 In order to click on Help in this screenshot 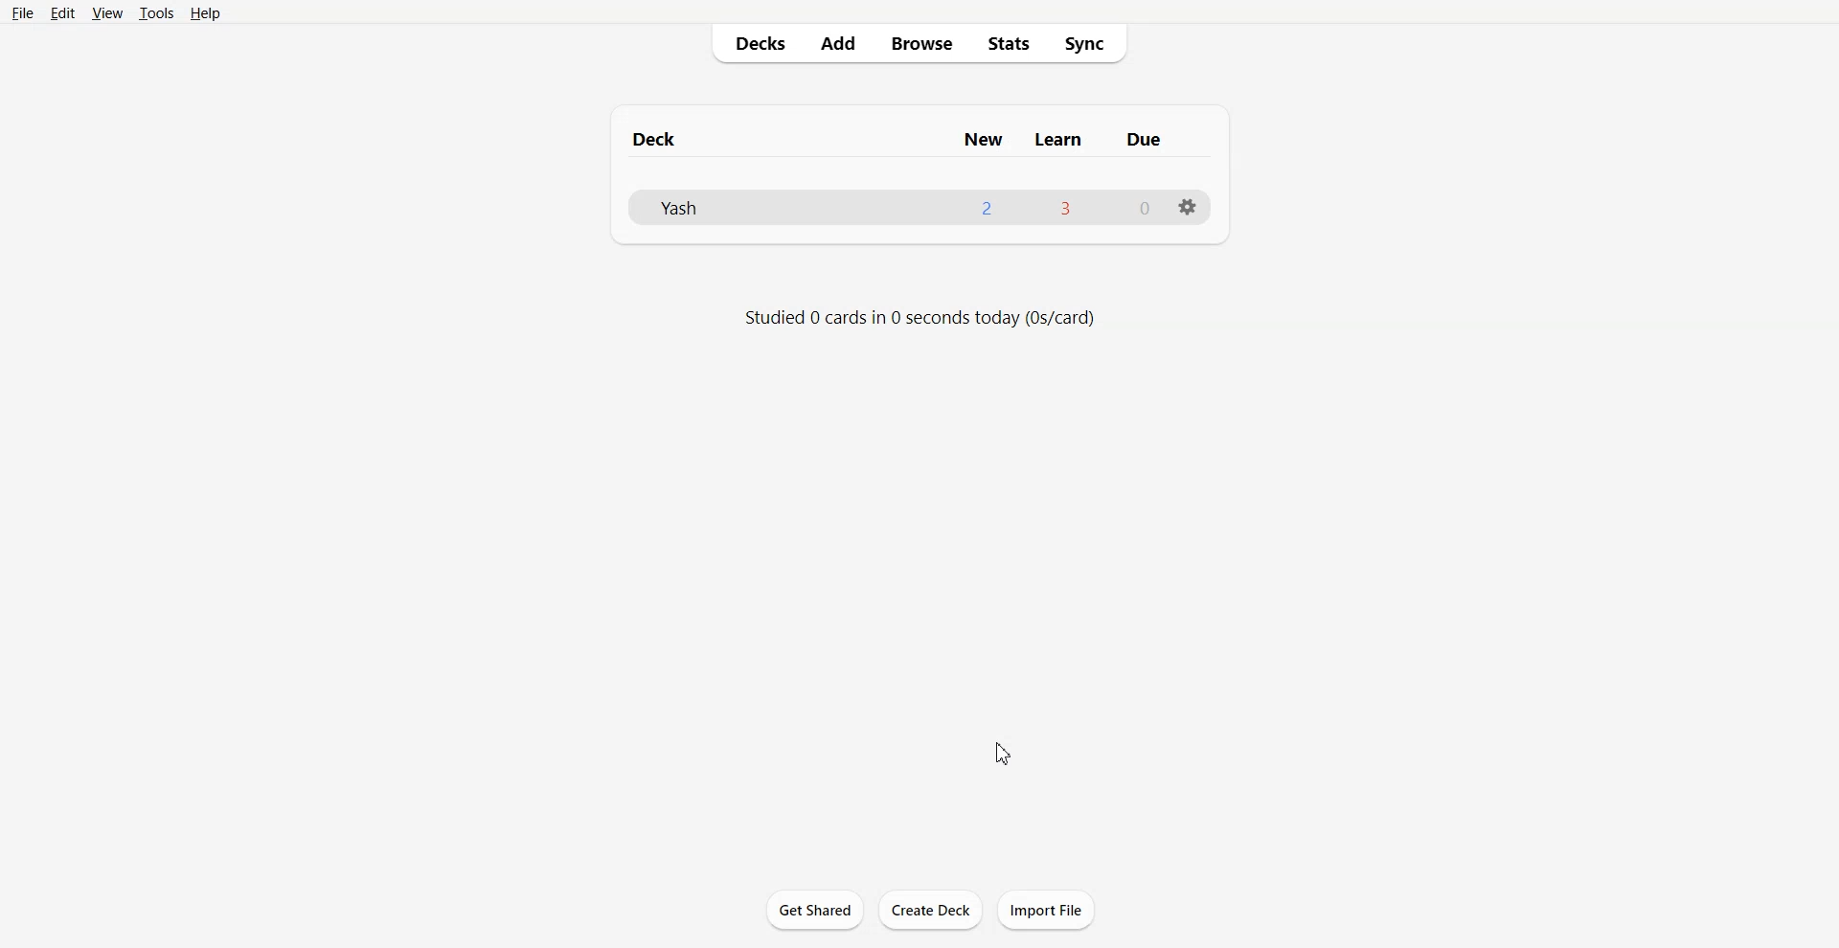, I will do `click(204, 13)`.